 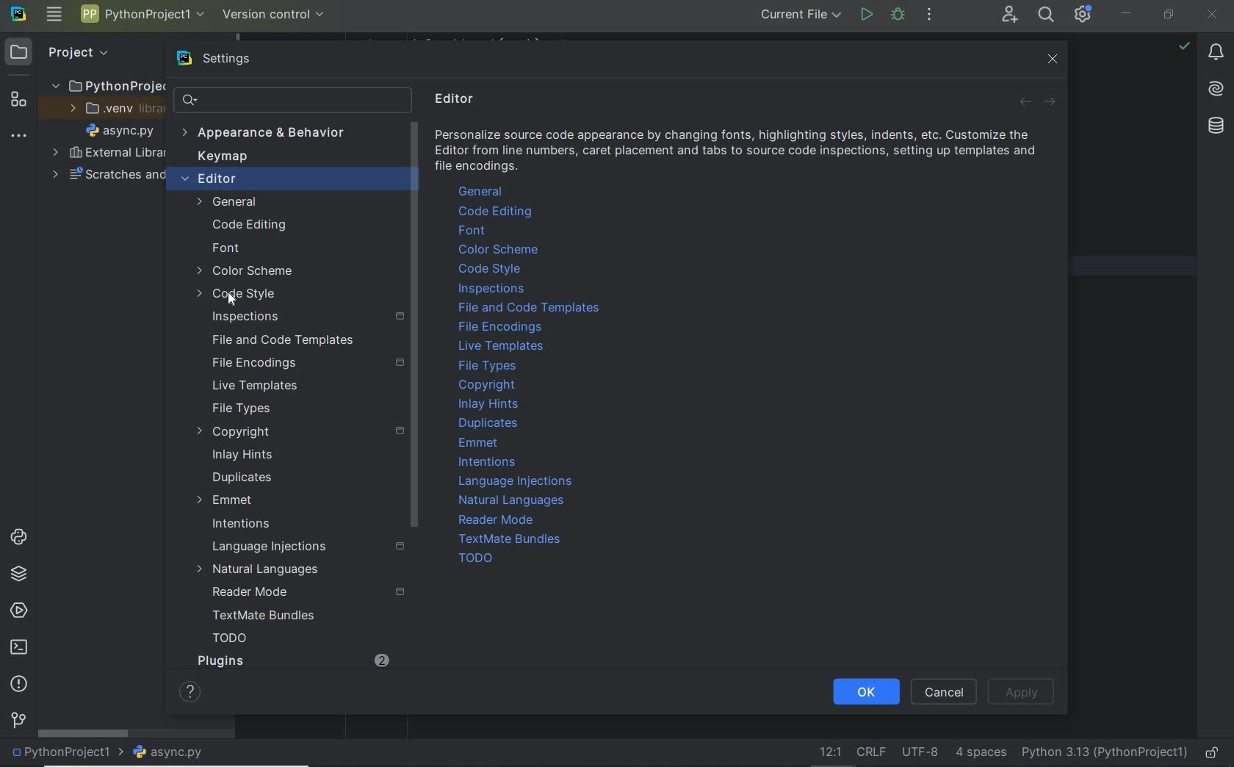 What do you see at coordinates (108, 153) in the screenshot?
I see `external libraries` at bounding box center [108, 153].